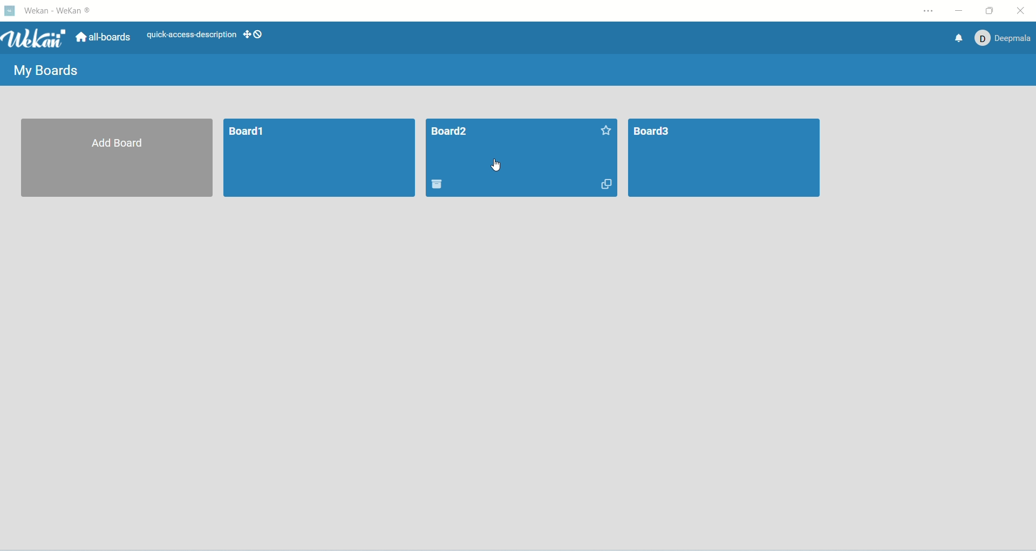 The height and width of the screenshot is (551, 1036). What do you see at coordinates (928, 12) in the screenshot?
I see `settings and more` at bounding box center [928, 12].